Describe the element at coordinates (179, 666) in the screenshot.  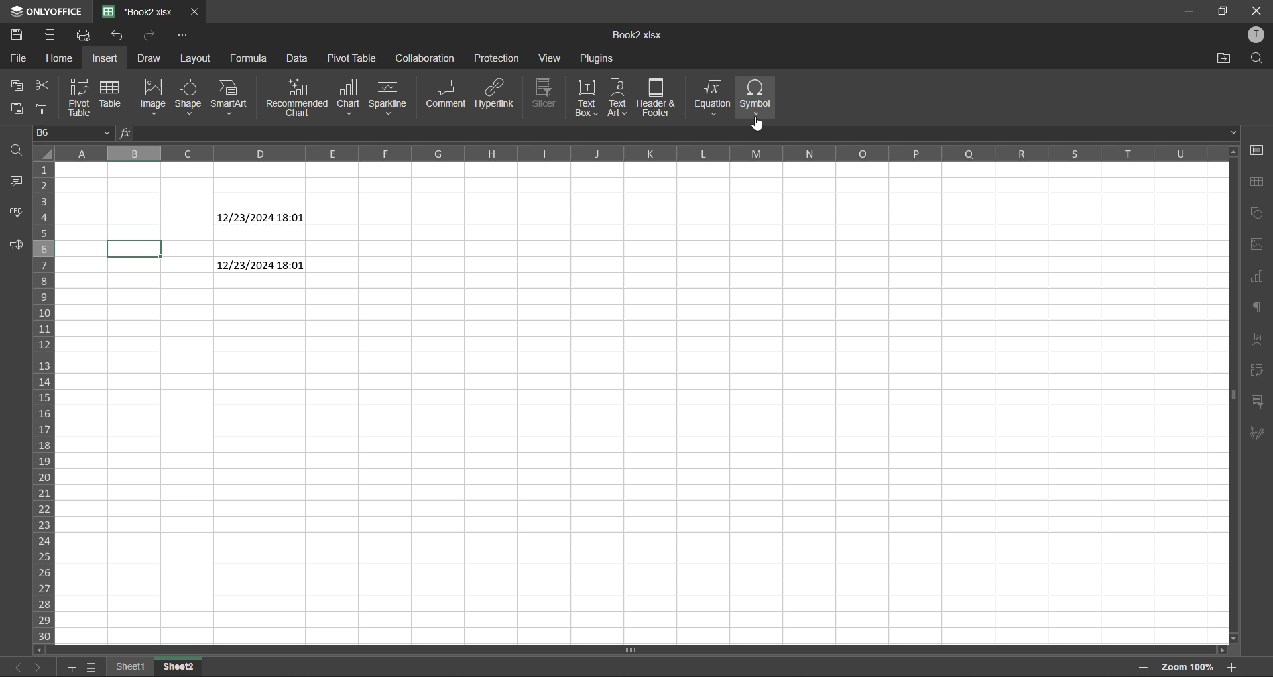
I see `sheet 2` at that location.